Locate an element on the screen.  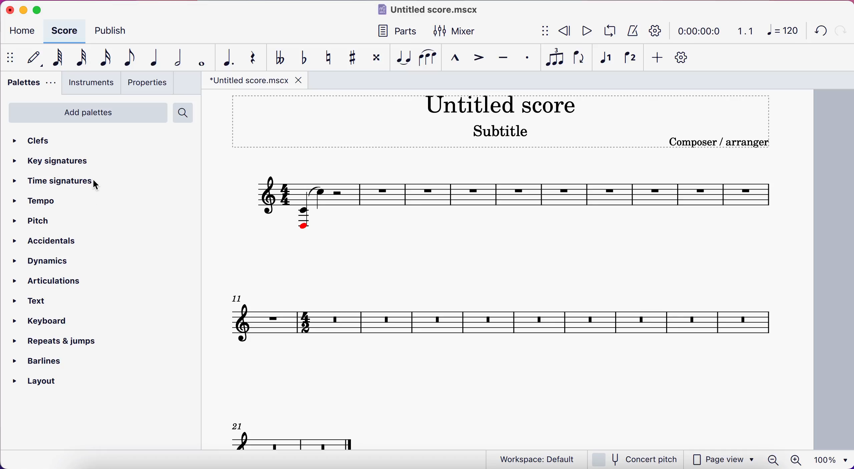
tempo is located at coordinates (37, 200).